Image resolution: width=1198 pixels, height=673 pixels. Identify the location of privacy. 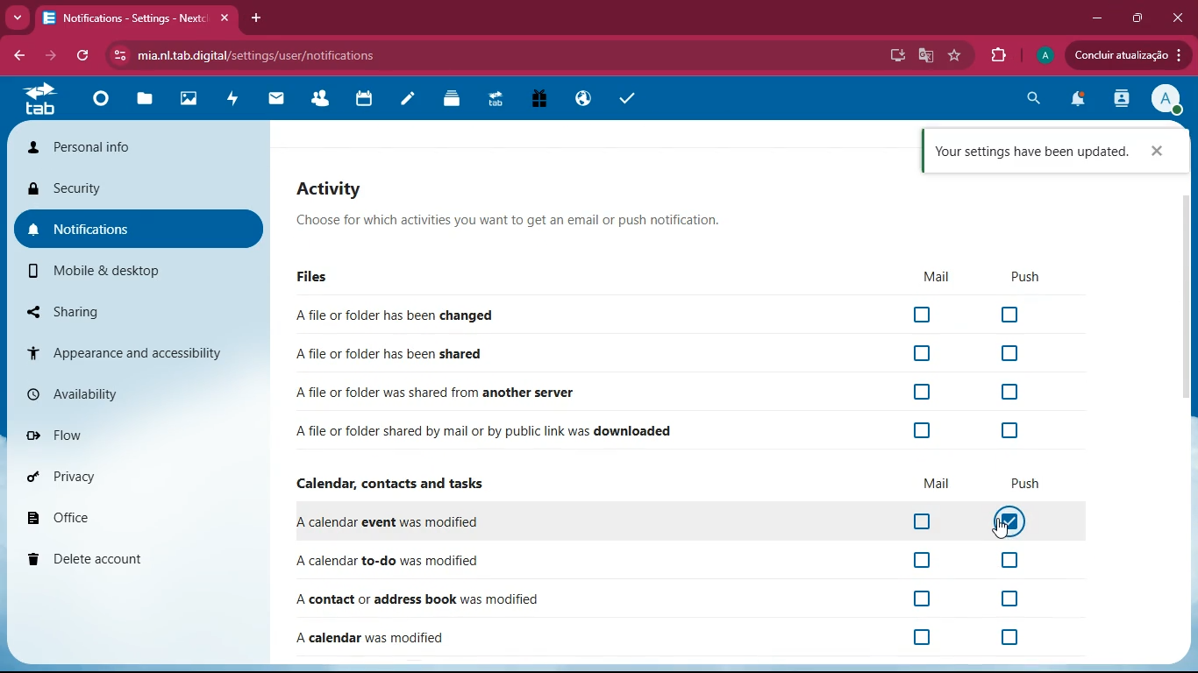
(140, 475).